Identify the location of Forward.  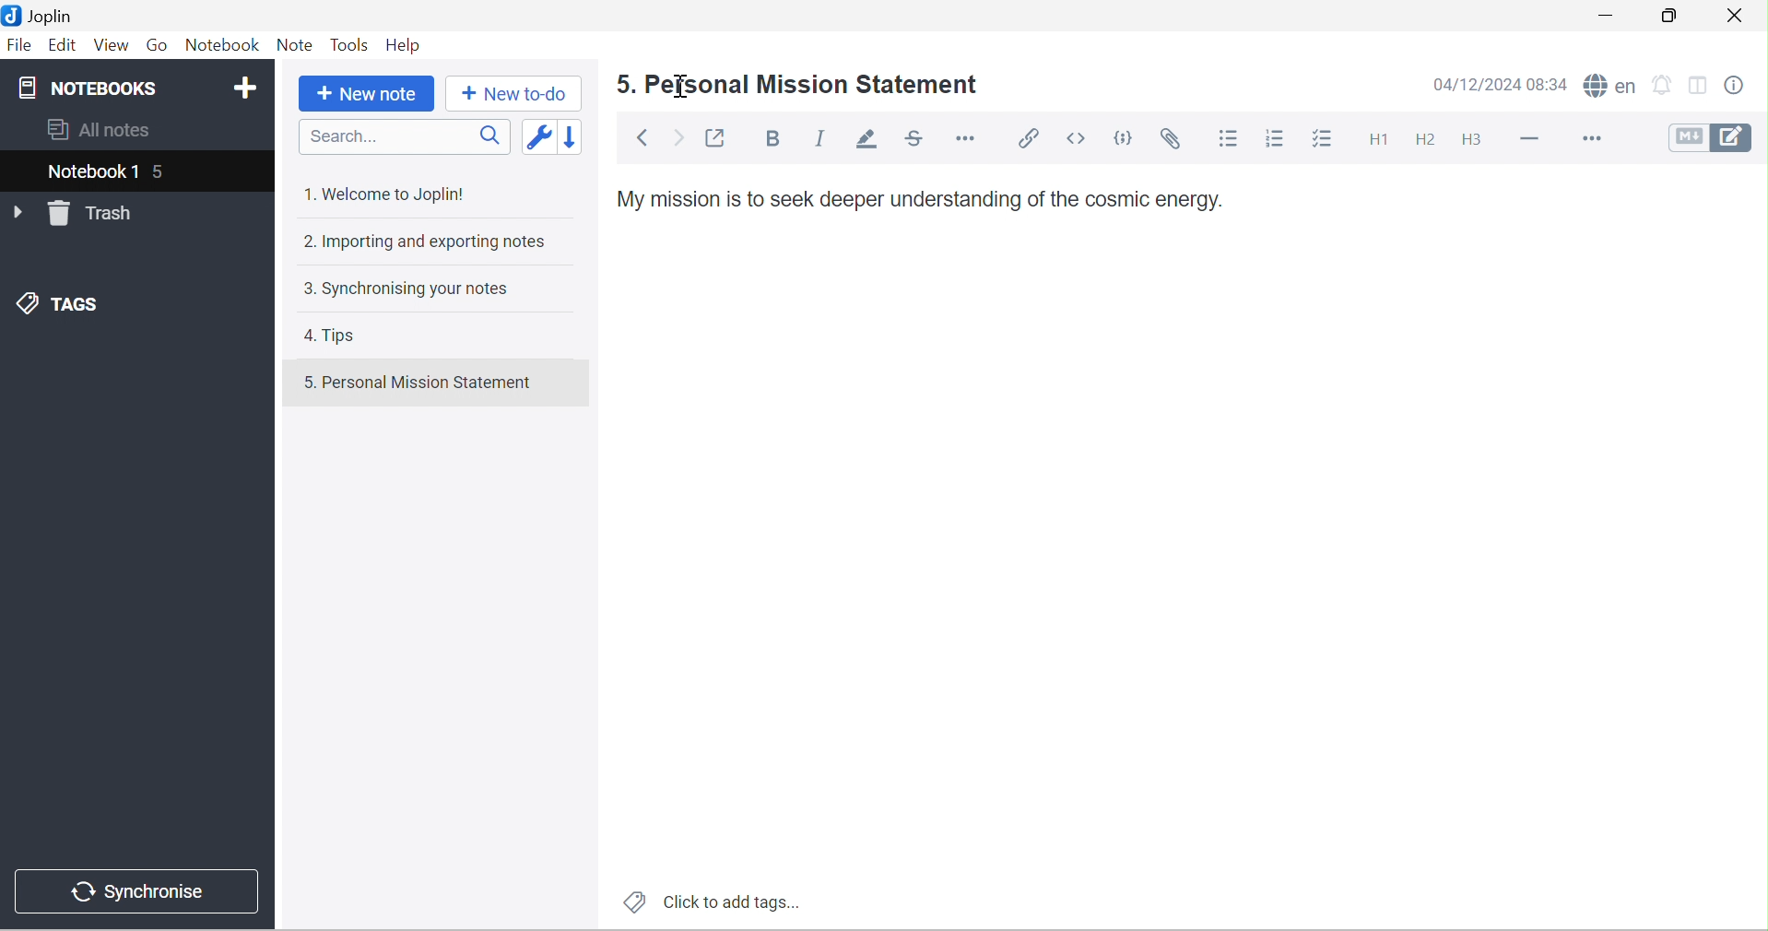
(680, 137).